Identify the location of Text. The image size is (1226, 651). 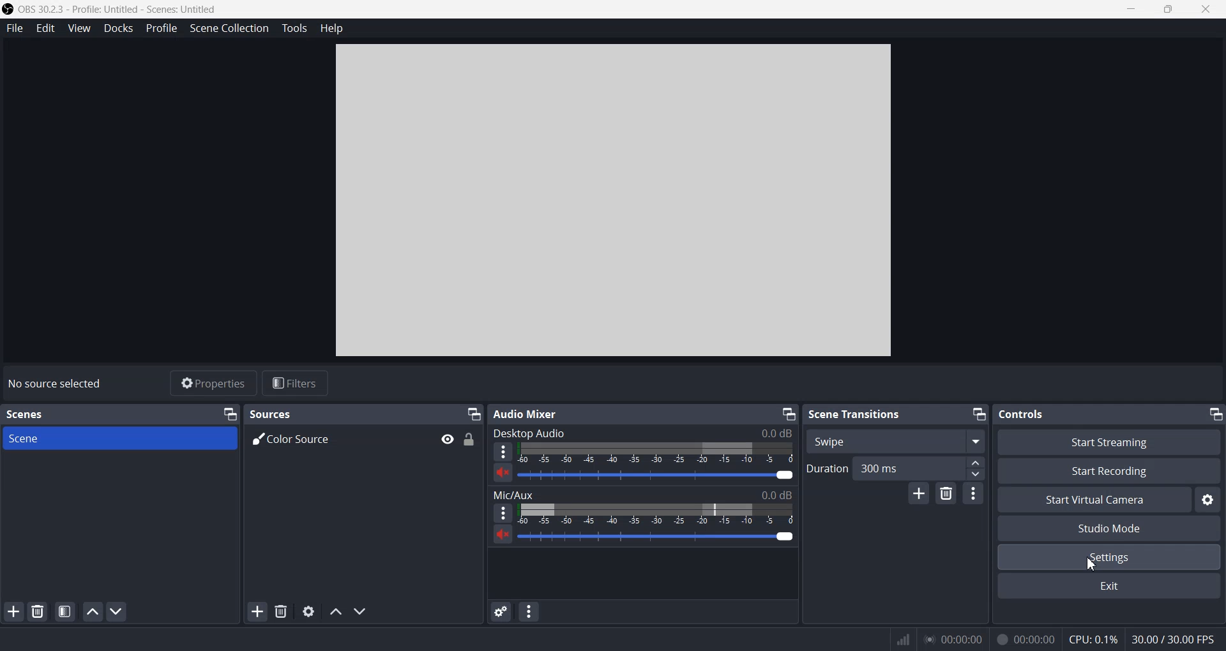
(27, 414).